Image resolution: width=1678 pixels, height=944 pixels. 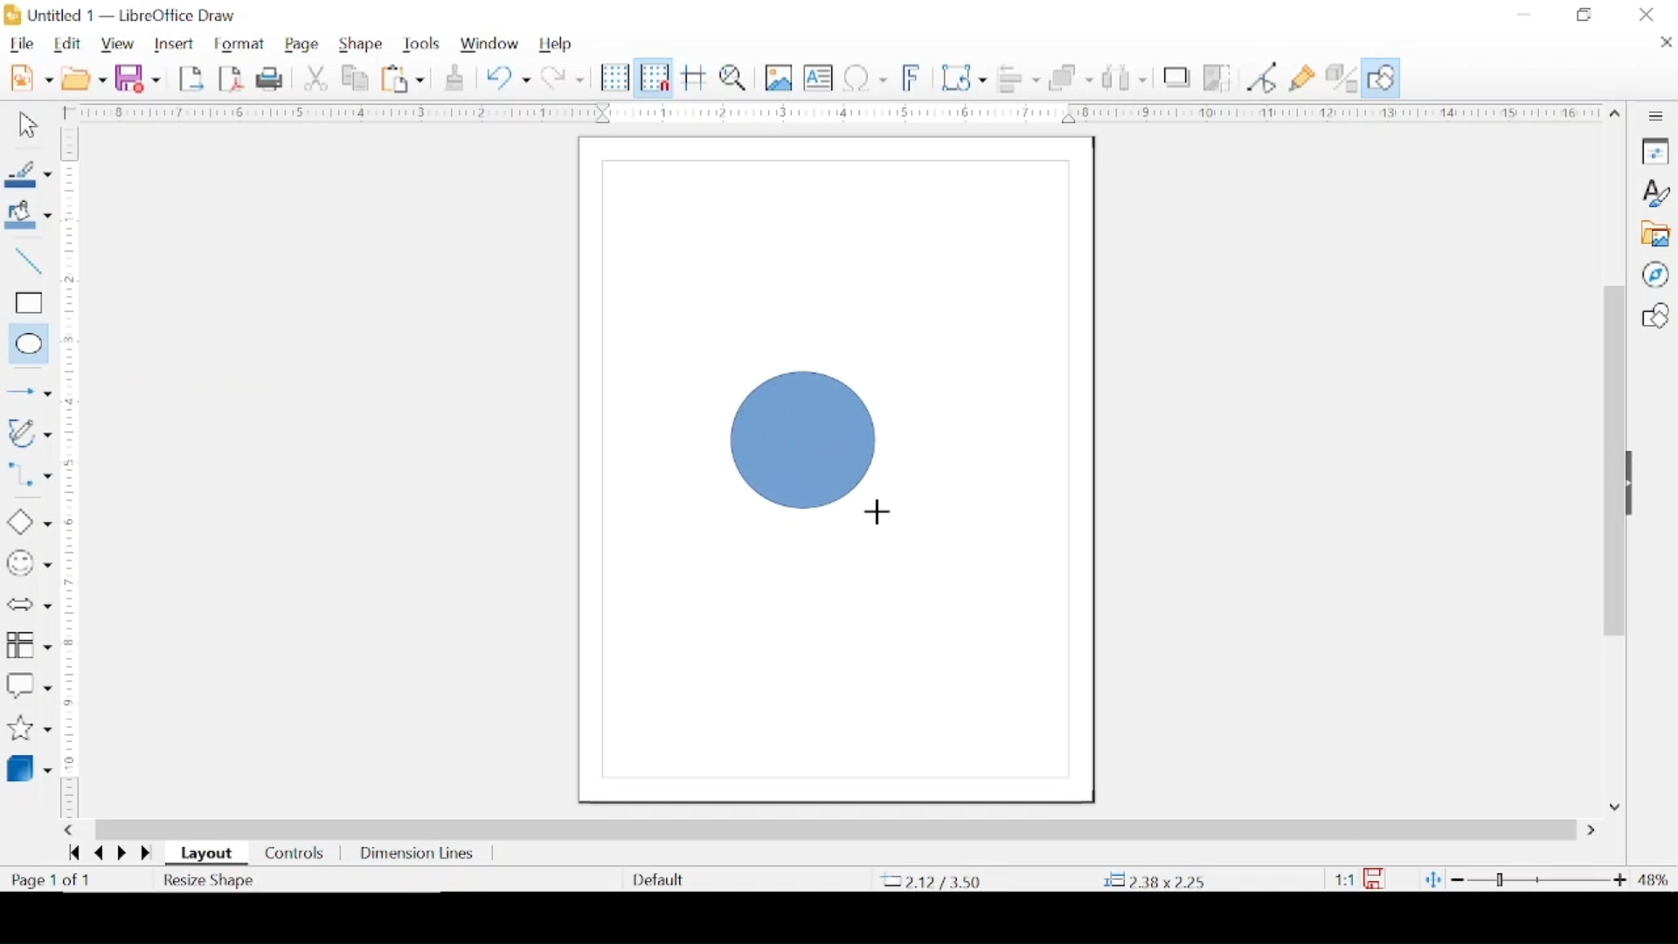 I want to click on open, so click(x=86, y=78).